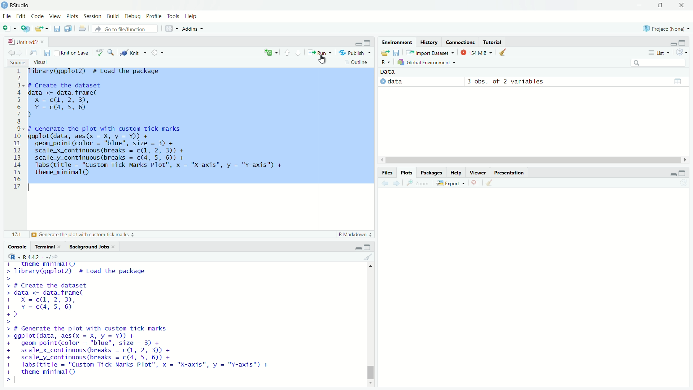 This screenshot has width=693, height=390. I want to click on prompt cursor, so click(6, 380).